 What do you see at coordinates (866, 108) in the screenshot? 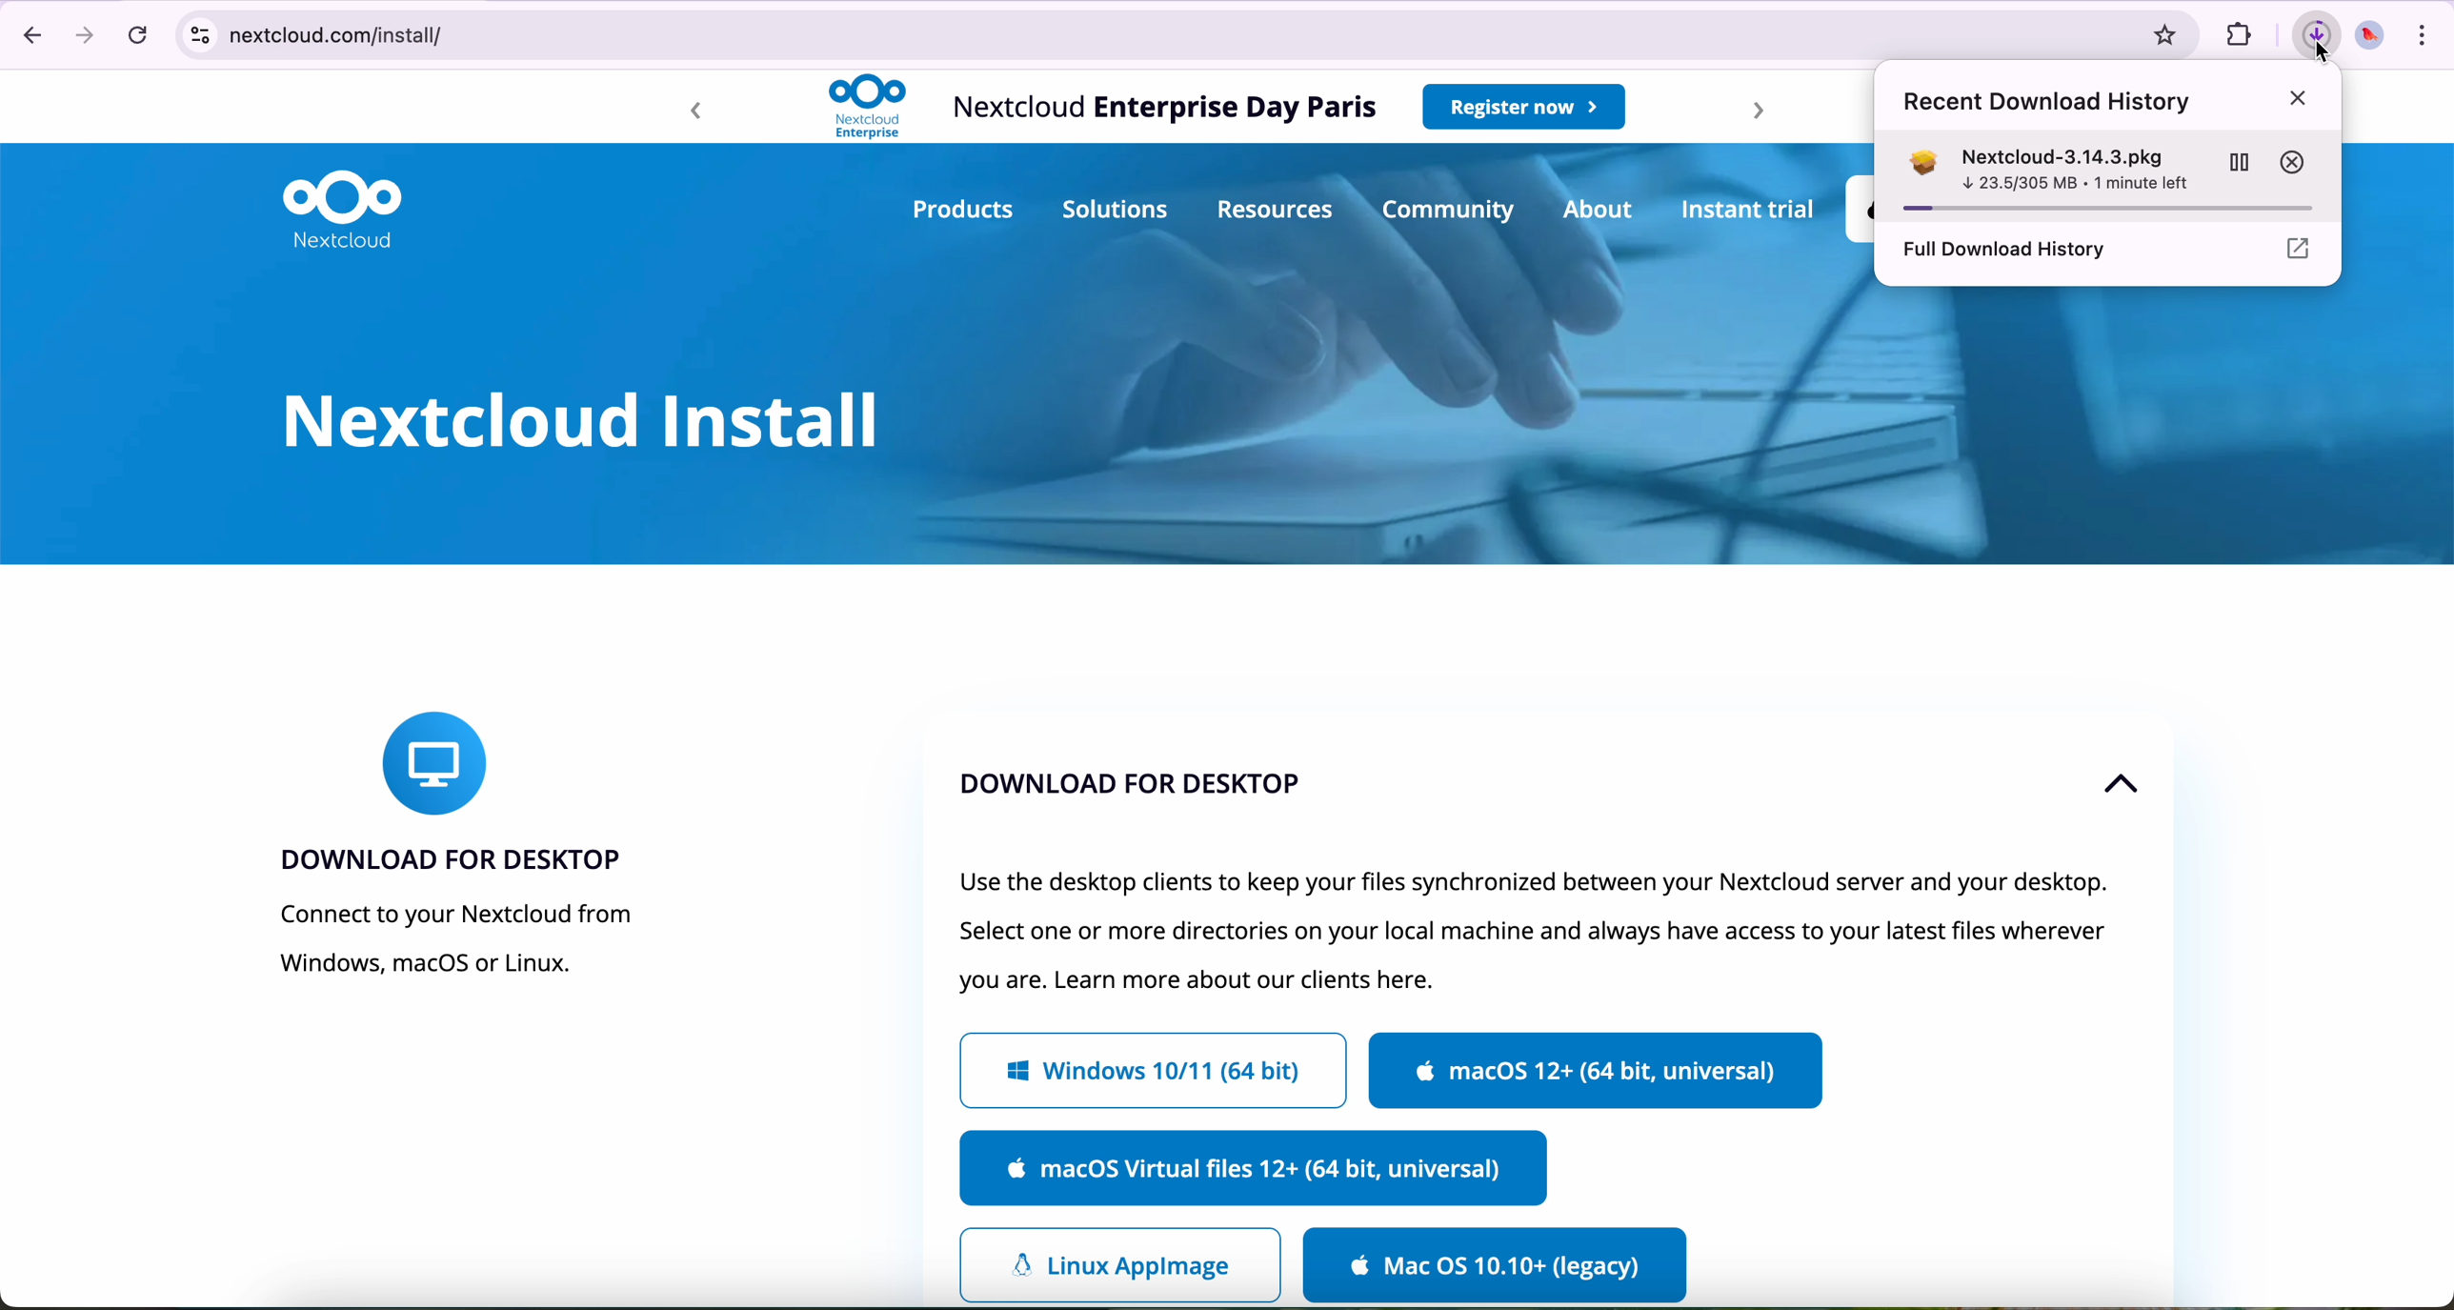
I see `Nextcloud logo` at bounding box center [866, 108].